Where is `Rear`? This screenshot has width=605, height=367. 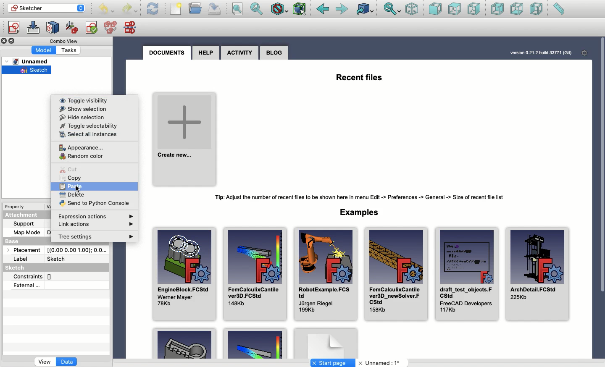
Rear is located at coordinates (497, 9).